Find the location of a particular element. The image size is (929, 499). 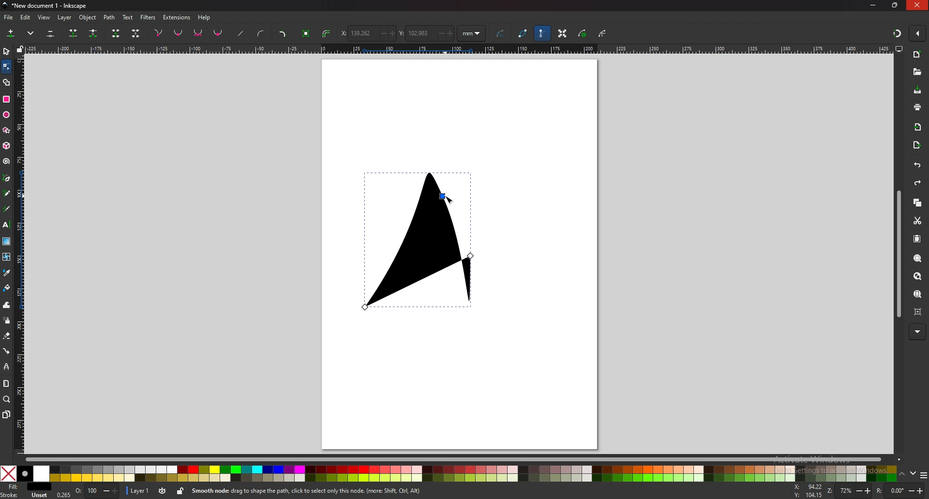

zoom page is located at coordinates (917, 294).